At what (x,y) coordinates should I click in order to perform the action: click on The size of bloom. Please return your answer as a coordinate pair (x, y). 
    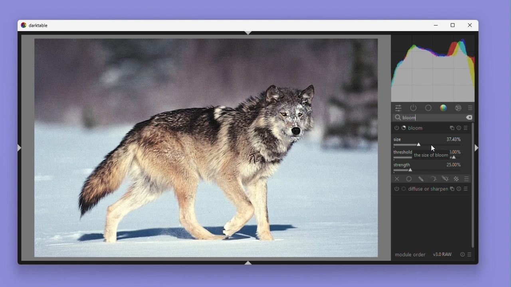
    Looking at the image, I should click on (431, 155).